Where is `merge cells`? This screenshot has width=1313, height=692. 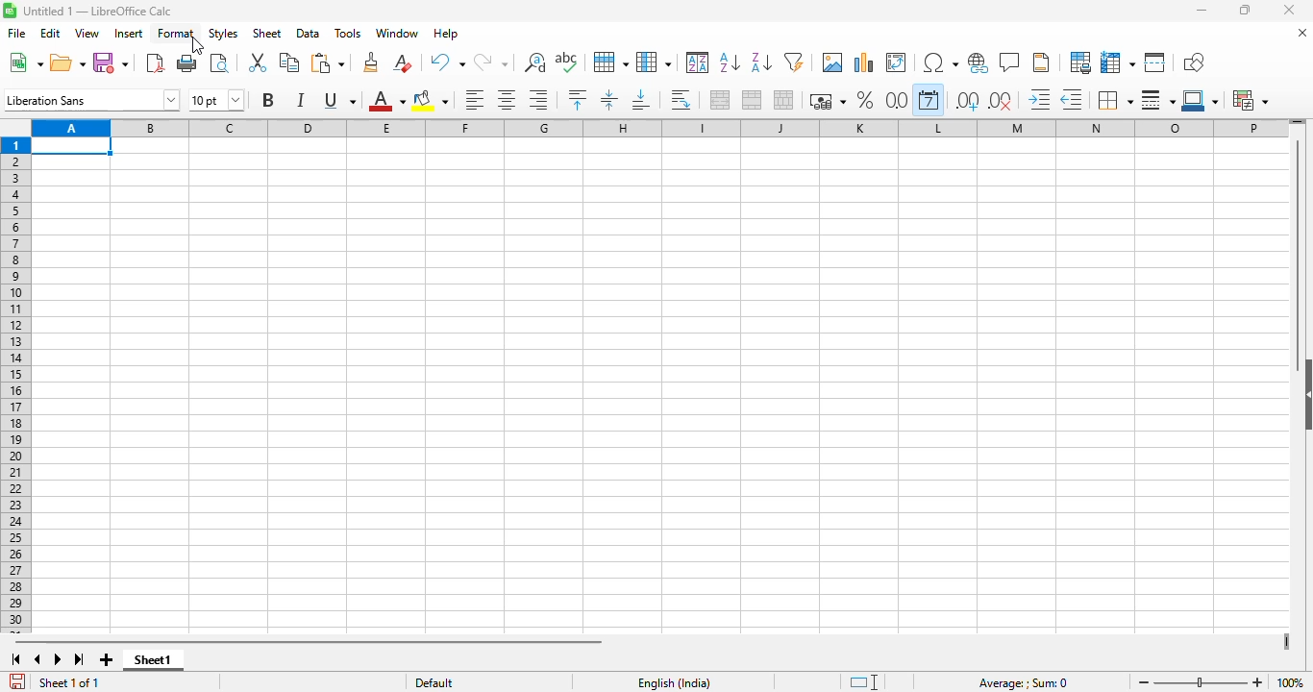
merge cells is located at coordinates (752, 100).